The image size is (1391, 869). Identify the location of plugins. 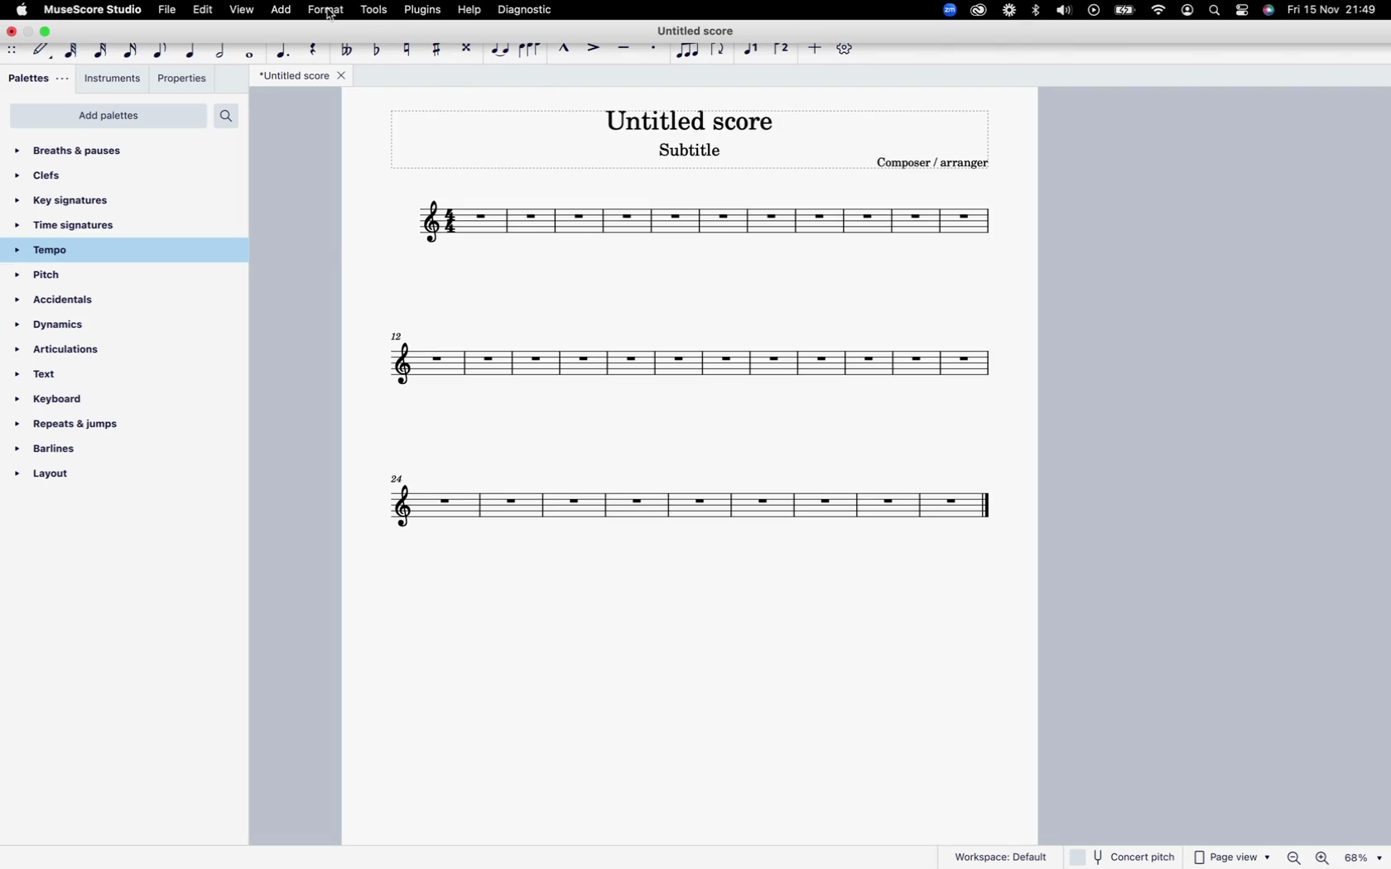
(426, 8).